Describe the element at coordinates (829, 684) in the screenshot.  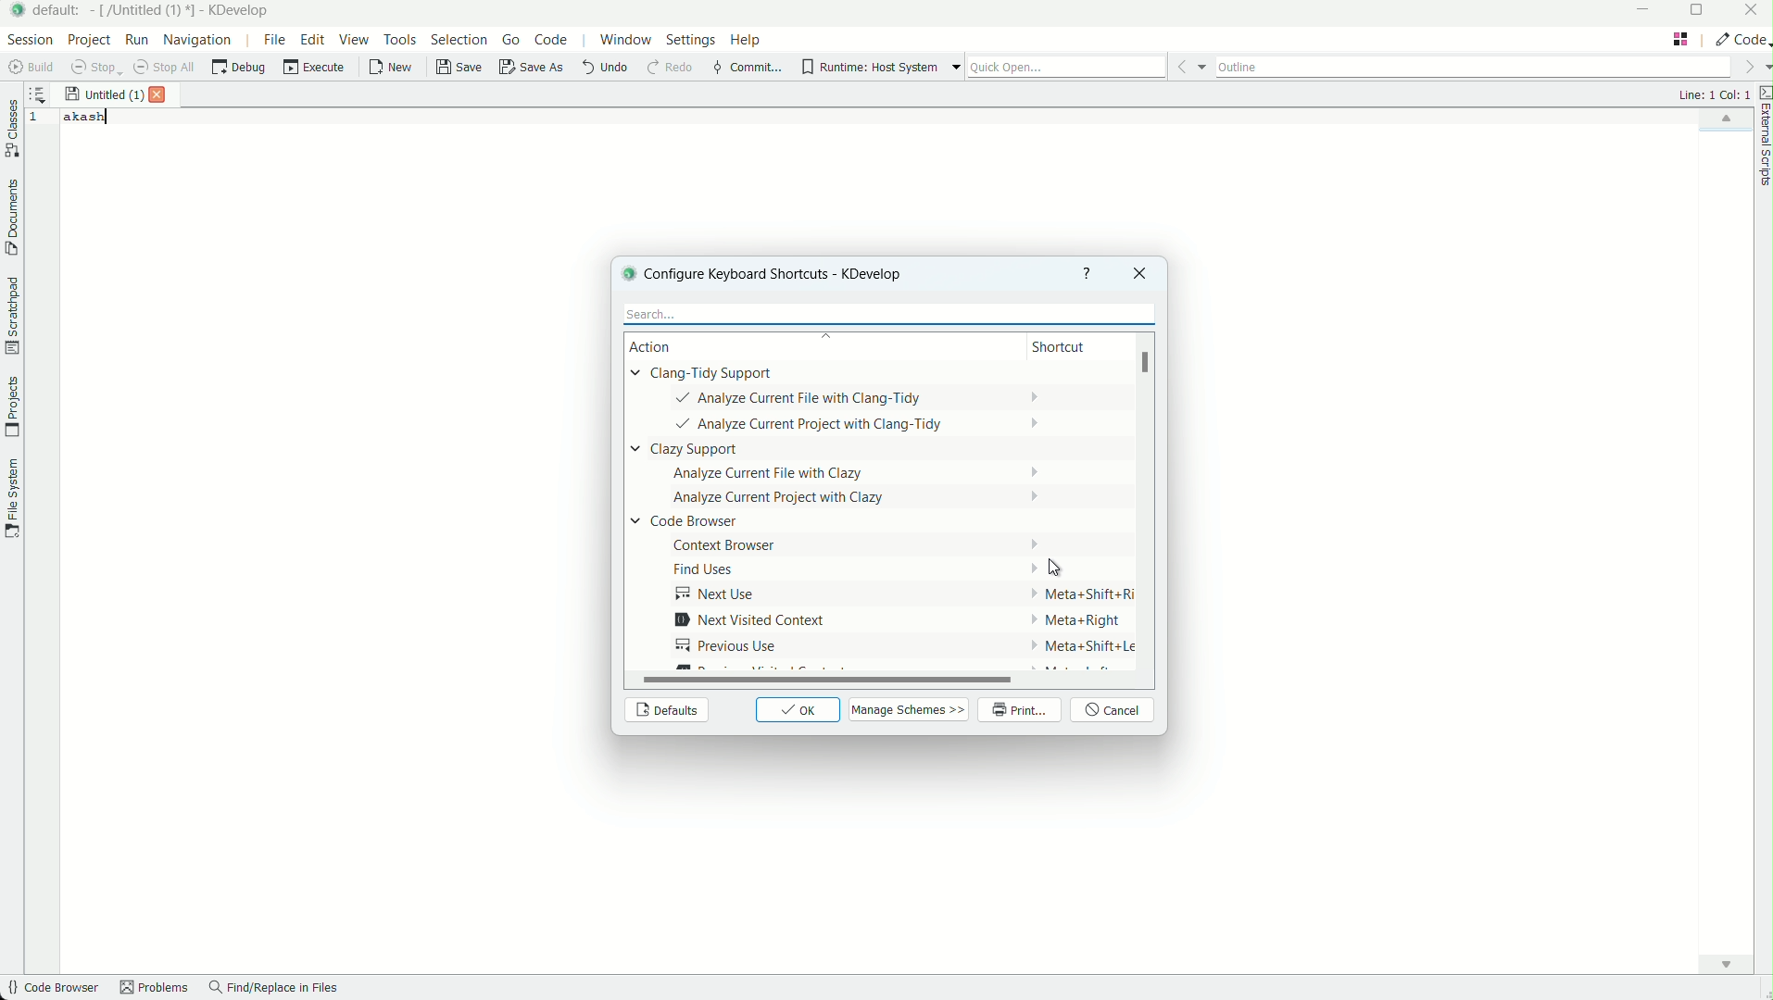
I see `scroll bar` at that location.